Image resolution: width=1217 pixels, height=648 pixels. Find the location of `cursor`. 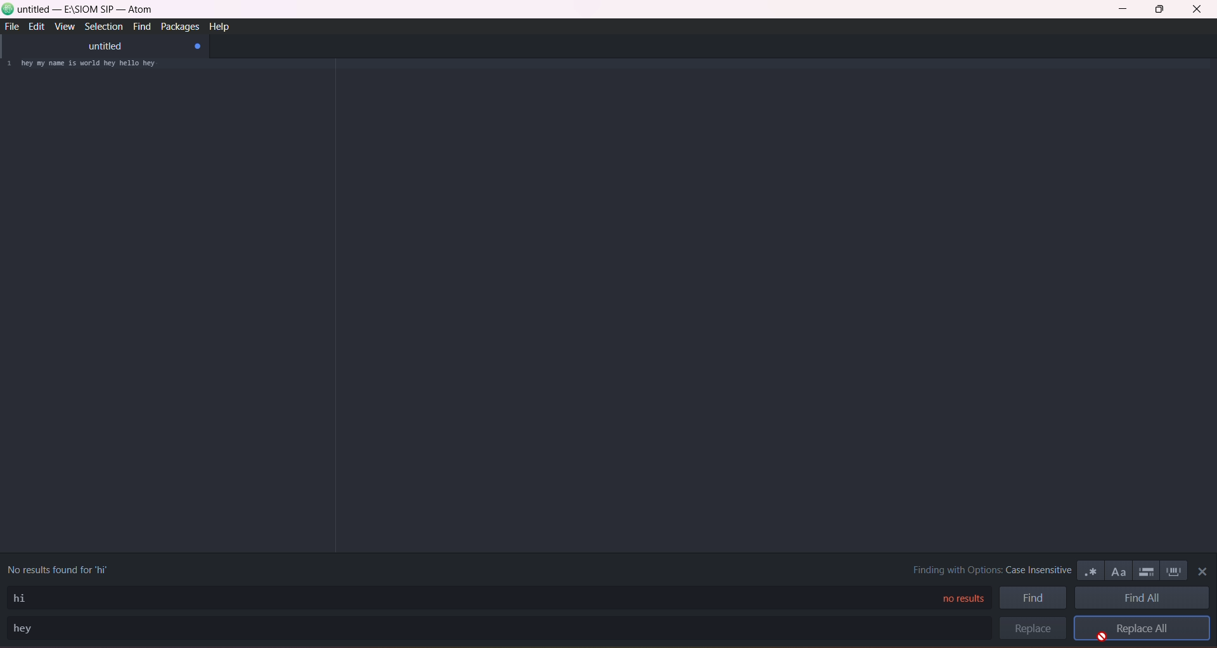

cursor is located at coordinates (1102, 637).